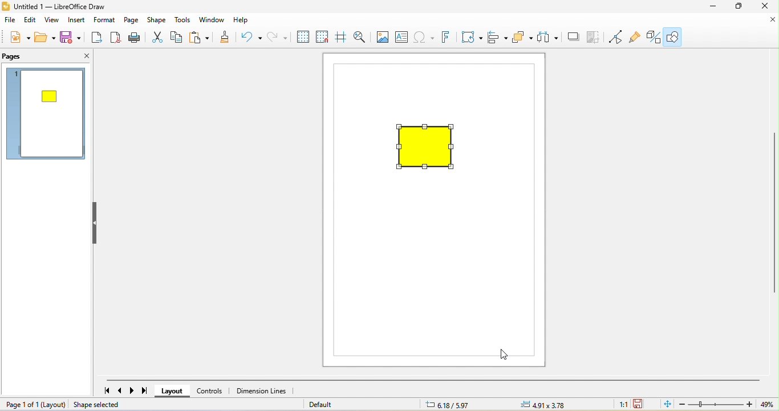 This screenshot has height=411, width=779. What do you see at coordinates (321, 38) in the screenshot?
I see `snap to grid` at bounding box center [321, 38].